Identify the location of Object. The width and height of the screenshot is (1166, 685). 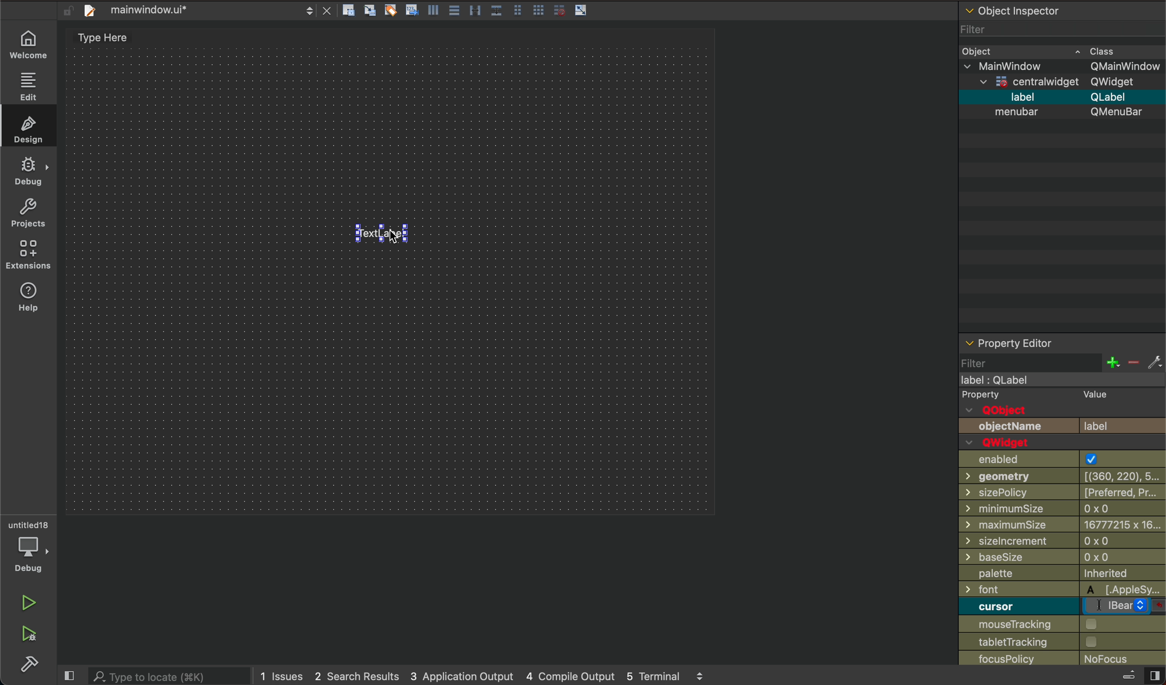
(980, 50).